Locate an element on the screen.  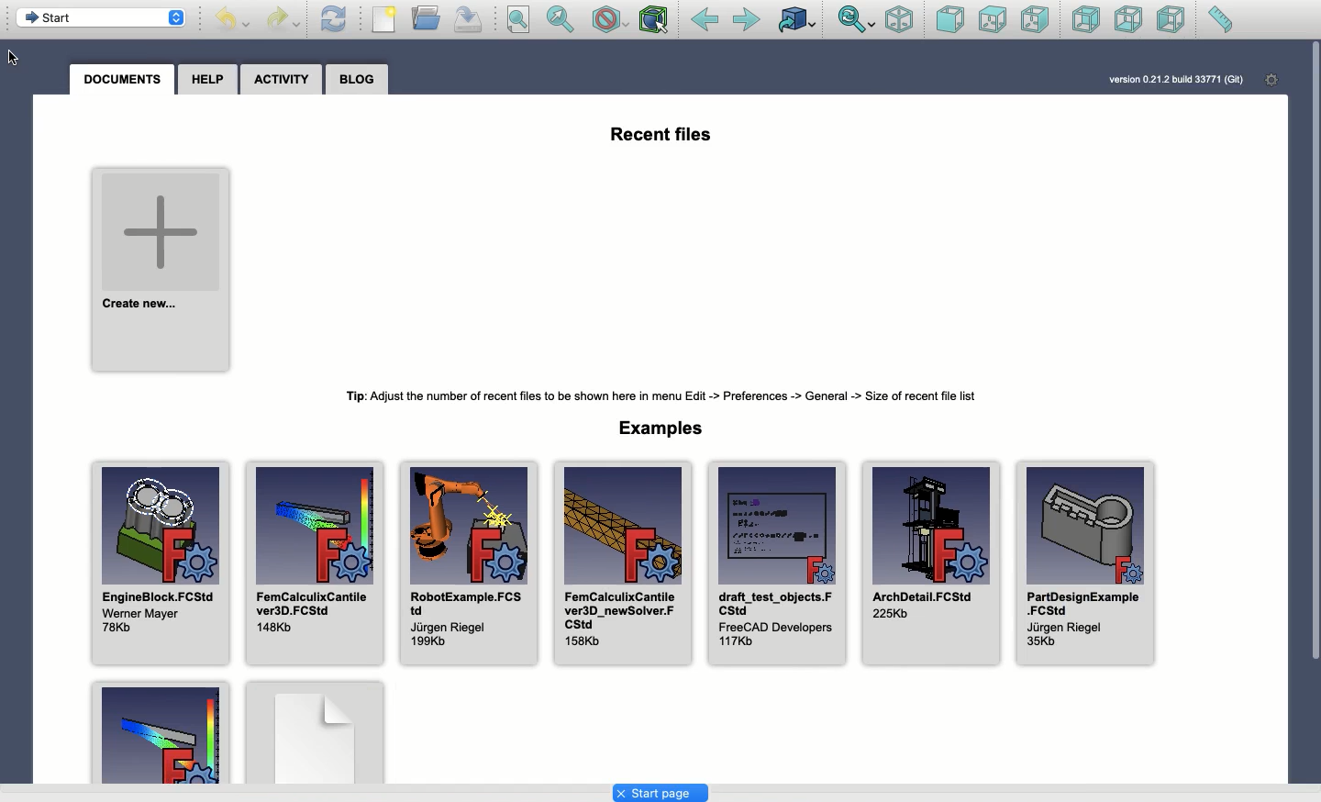
Tip: Adjust the number of recent files to be shown here in menu Edit-> Preferences-> General-> Size of recent file list is located at coordinates (662, 396).